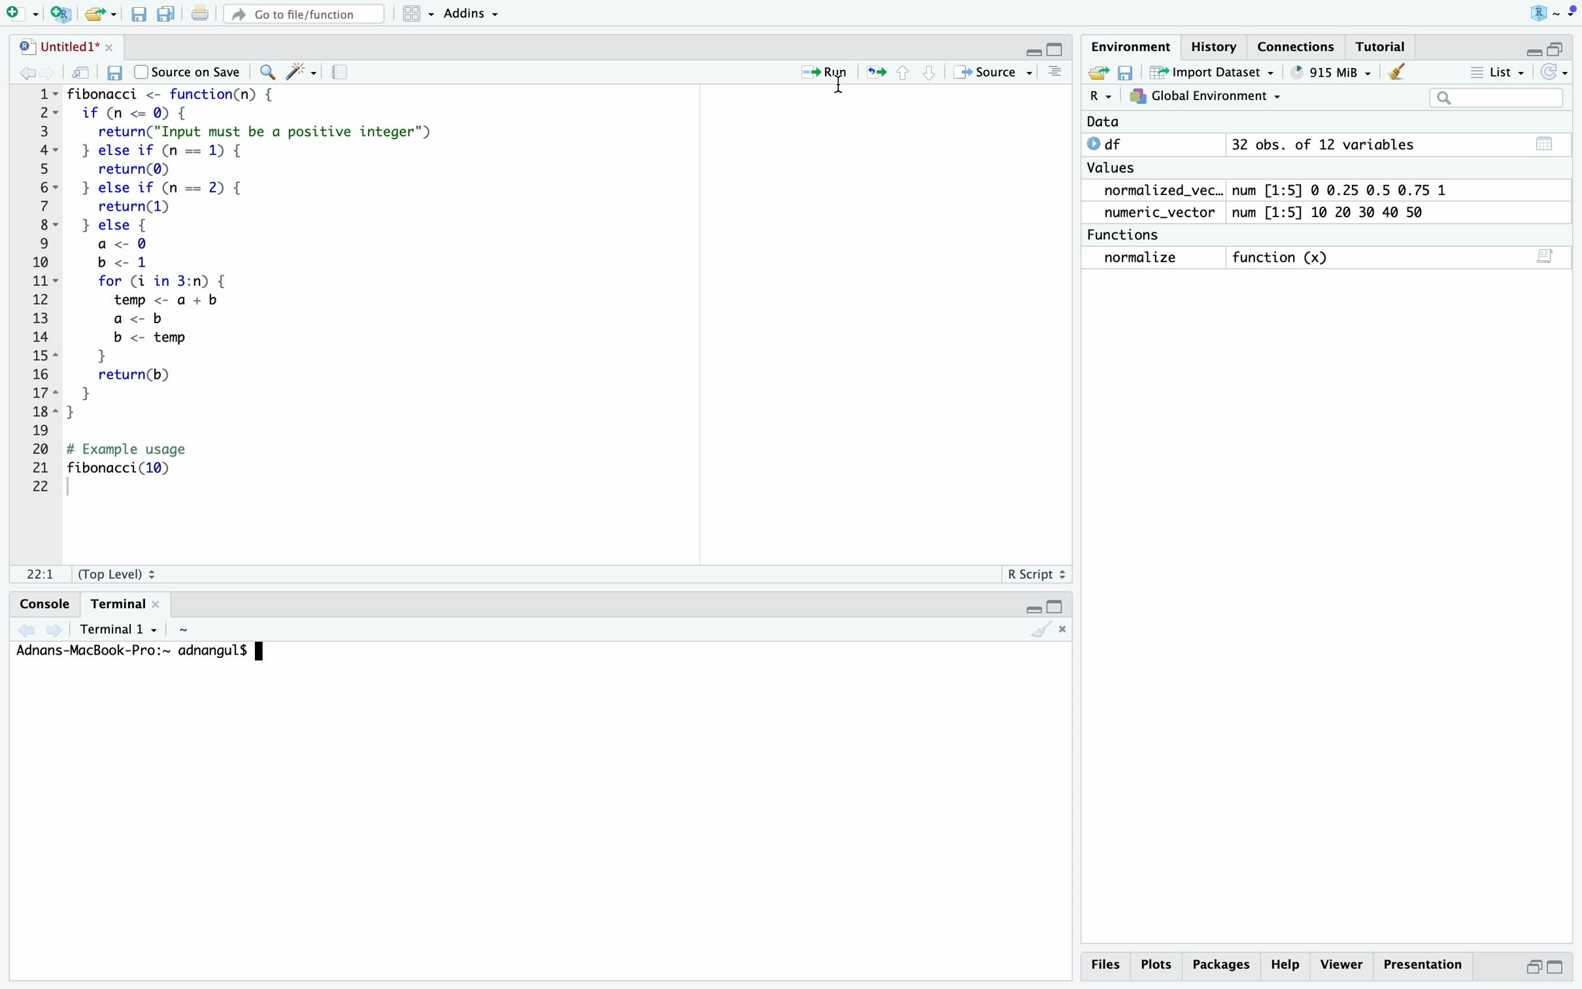 Image resolution: width=1582 pixels, height=989 pixels. Describe the element at coordinates (1037, 575) in the screenshot. I see `R Script` at that location.